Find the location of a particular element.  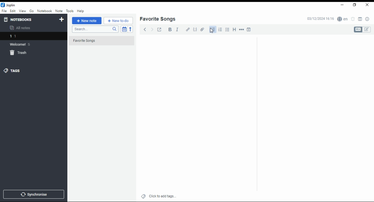

note is located at coordinates (59, 11).